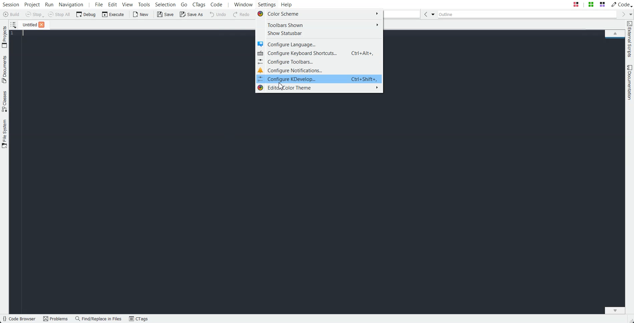 The width and height of the screenshot is (634, 323). I want to click on Slide Shifter, so click(630, 320).